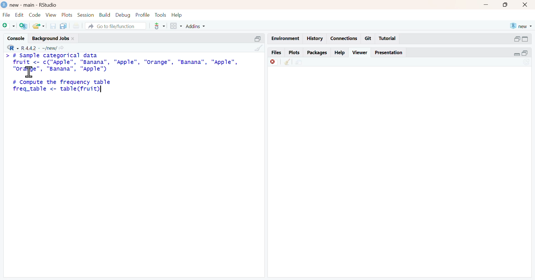 The width and height of the screenshot is (535, 280). What do you see at coordinates (360, 53) in the screenshot?
I see `viewer` at bounding box center [360, 53].